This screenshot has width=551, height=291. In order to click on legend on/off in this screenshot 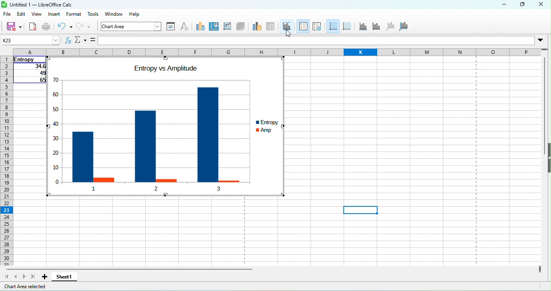, I will do `click(303, 26)`.